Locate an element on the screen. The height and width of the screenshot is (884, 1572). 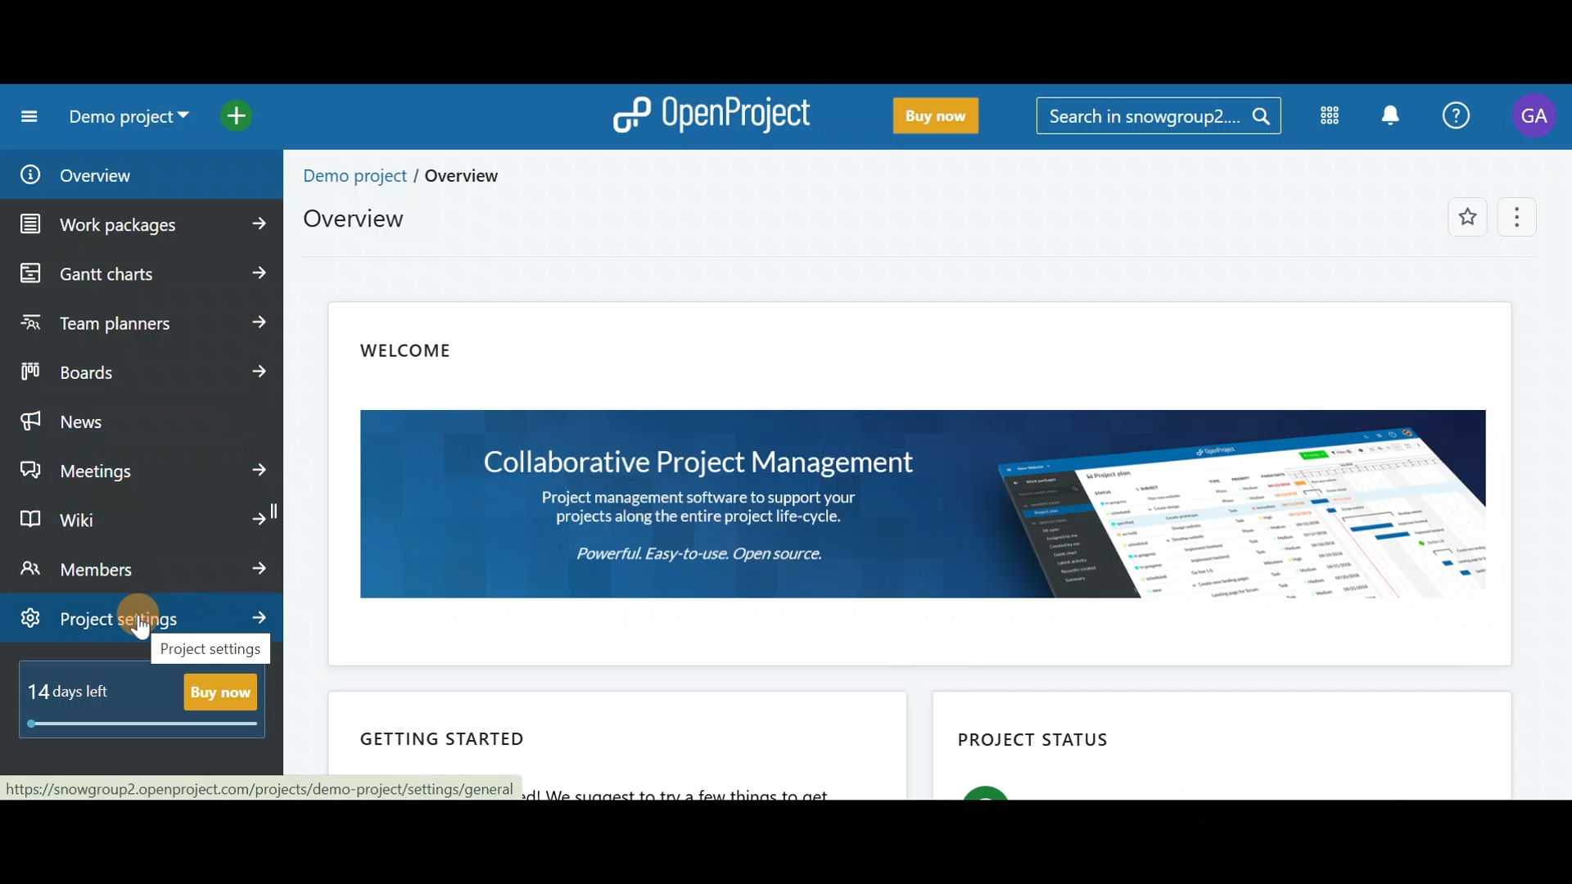
cursor is located at coordinates (141, 627).